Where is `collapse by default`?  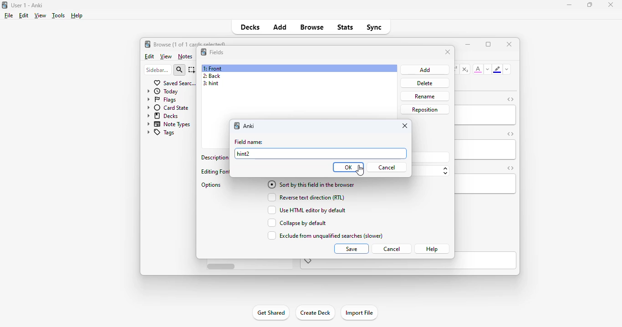
collapse by default is located at coordinates (296, 223).